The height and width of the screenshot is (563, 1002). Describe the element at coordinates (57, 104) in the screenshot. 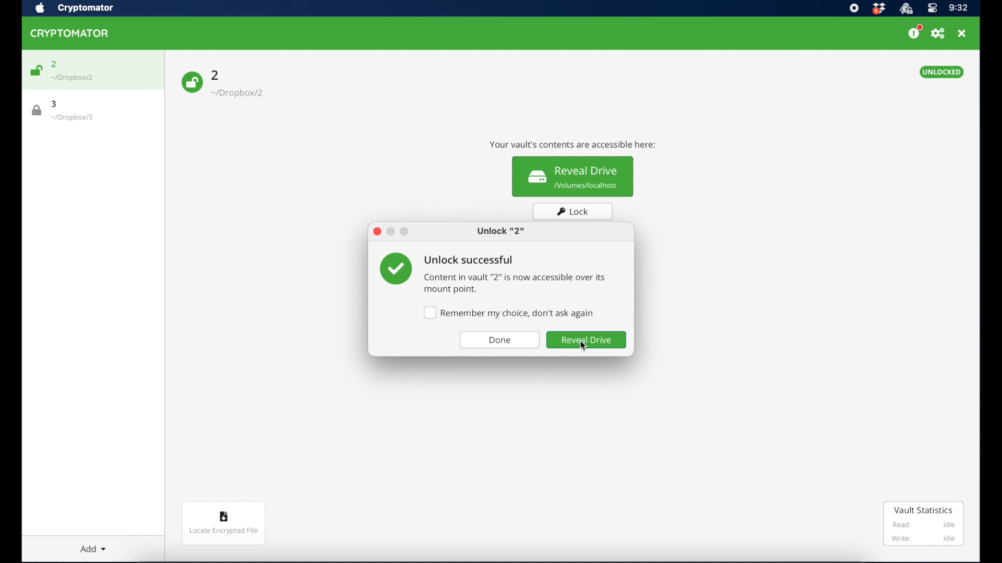

I see `3` at that location.